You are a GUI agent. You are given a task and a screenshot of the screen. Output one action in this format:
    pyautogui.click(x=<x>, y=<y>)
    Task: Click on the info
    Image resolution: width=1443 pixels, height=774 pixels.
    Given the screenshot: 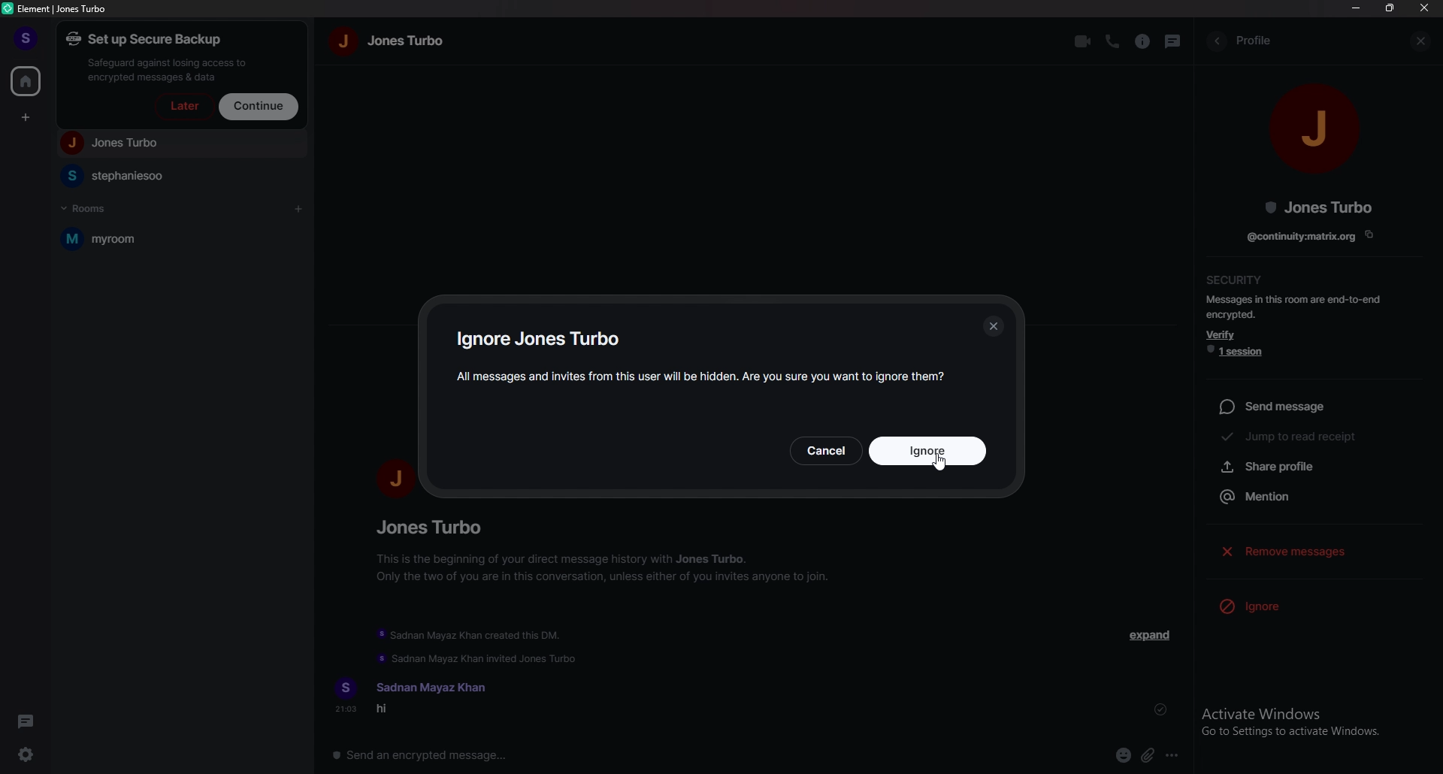 What is the action you would take?
    pyautogui.click(x=605, y=567)
    